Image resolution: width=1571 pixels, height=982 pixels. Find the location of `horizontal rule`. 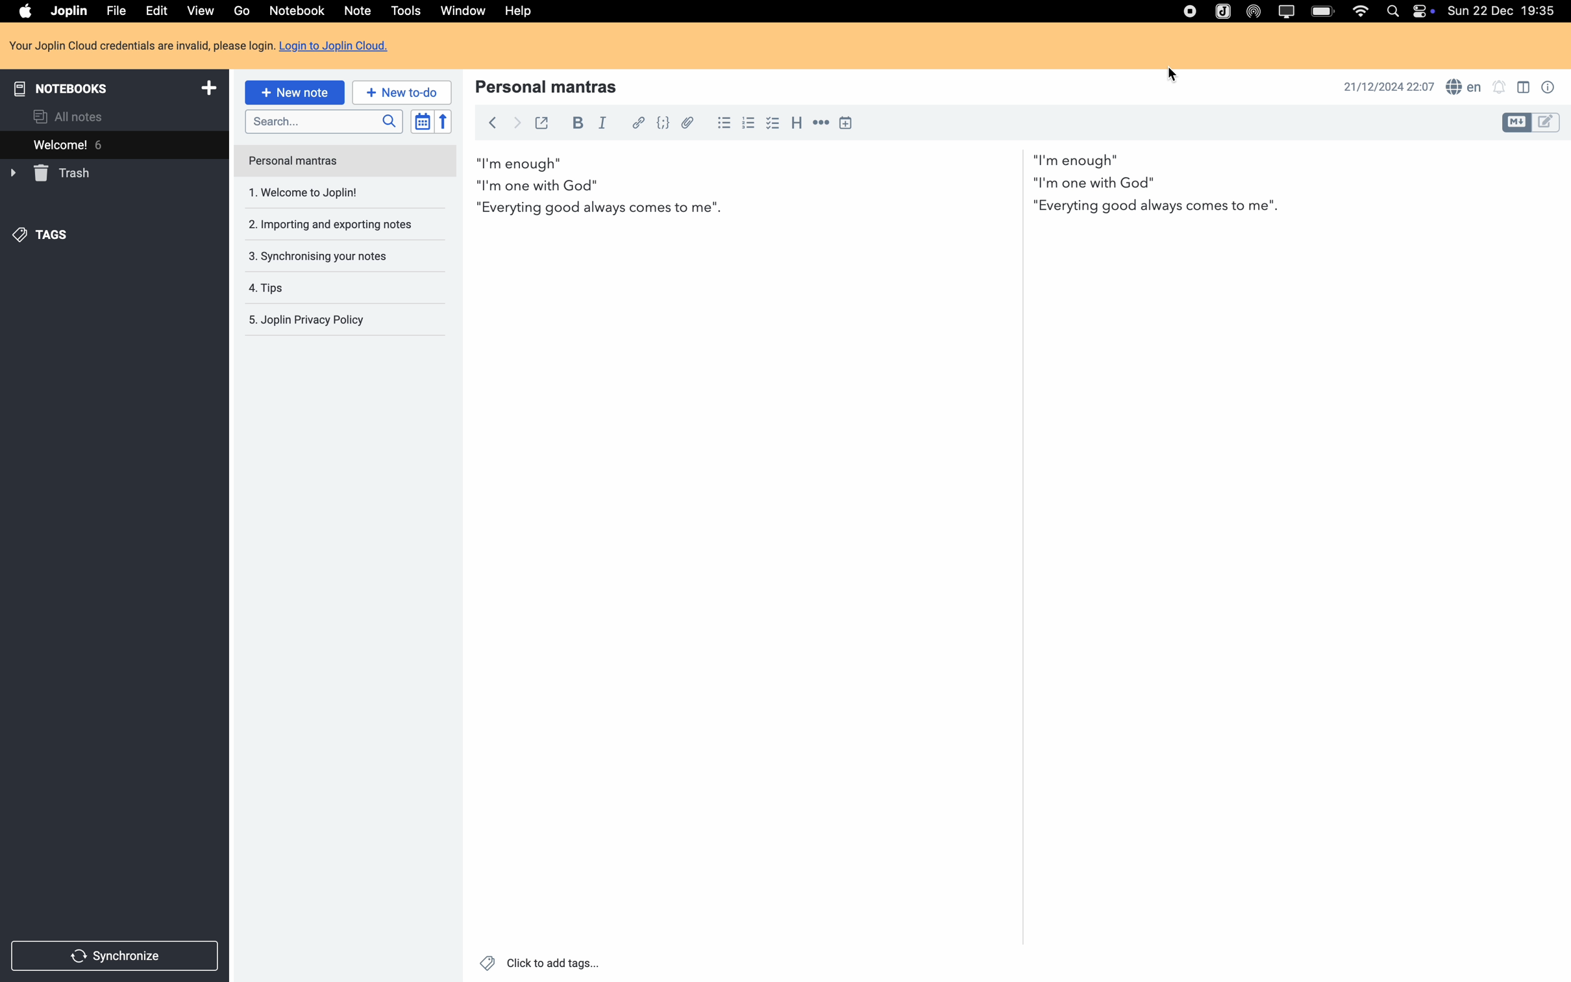

horizontal rule is located at coordinates (823, 123).